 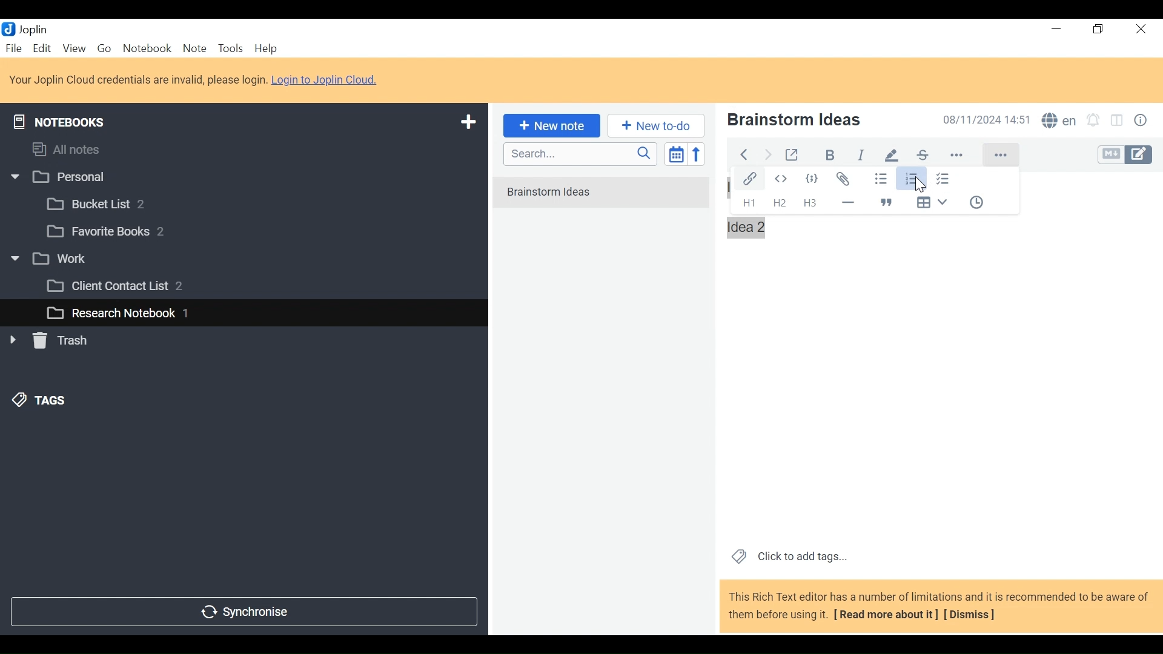 What do you see at coordinates (815, 202) in the screenshot?
I see `Headings` at bounding box center [815, 202].